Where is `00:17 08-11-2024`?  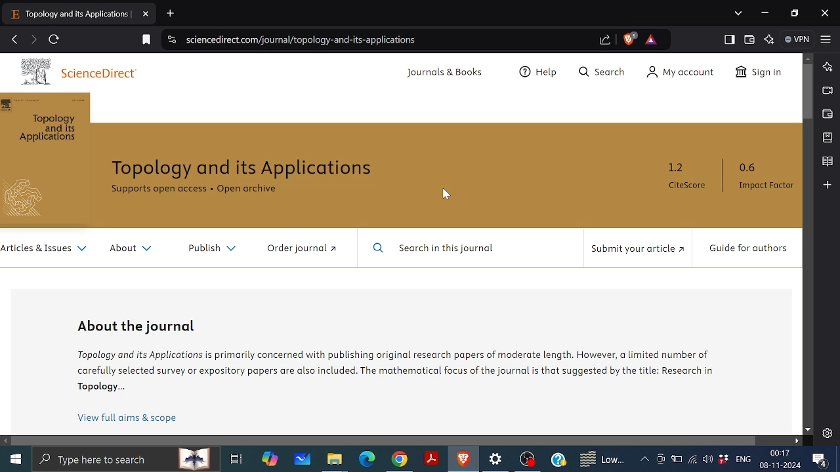 00:17 08-11-2024 is located at coordinates (780, 459).